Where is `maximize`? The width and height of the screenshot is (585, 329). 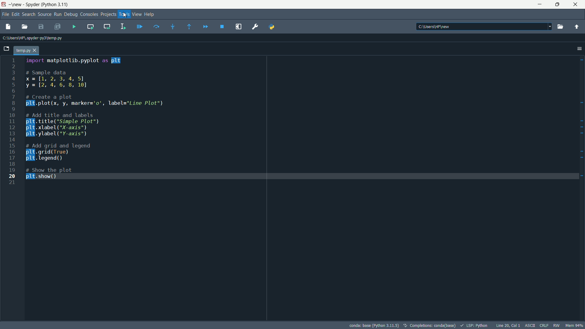 maximize is located at coordinates (558, 5).